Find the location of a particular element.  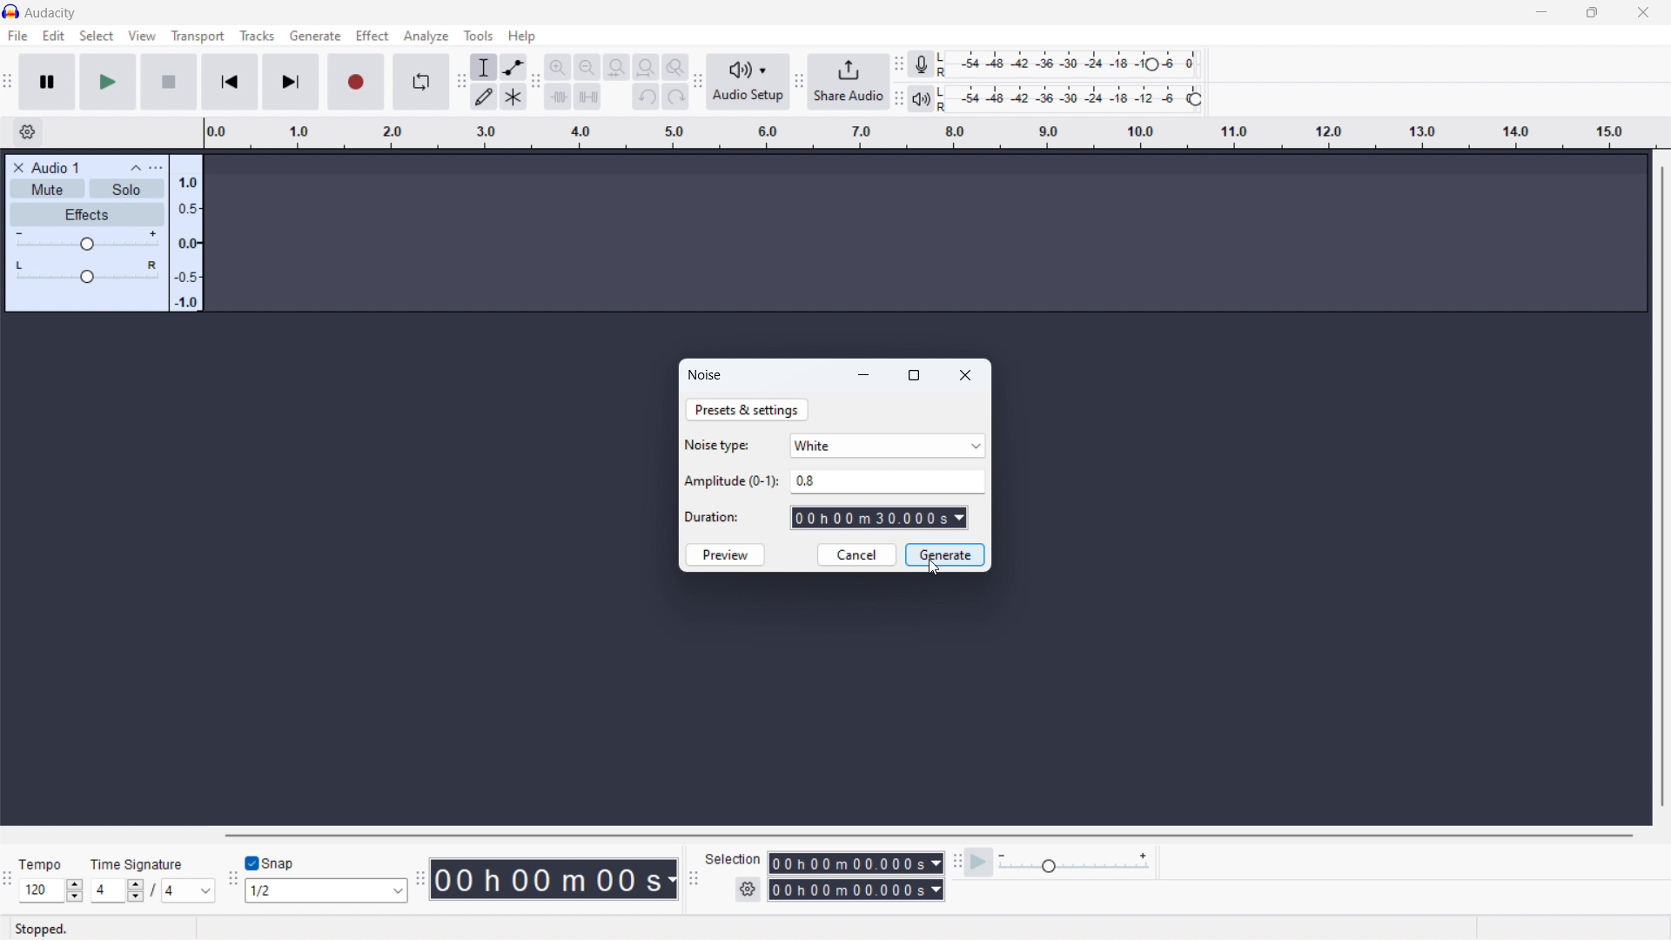

end time is located at coordinates (857, 890).